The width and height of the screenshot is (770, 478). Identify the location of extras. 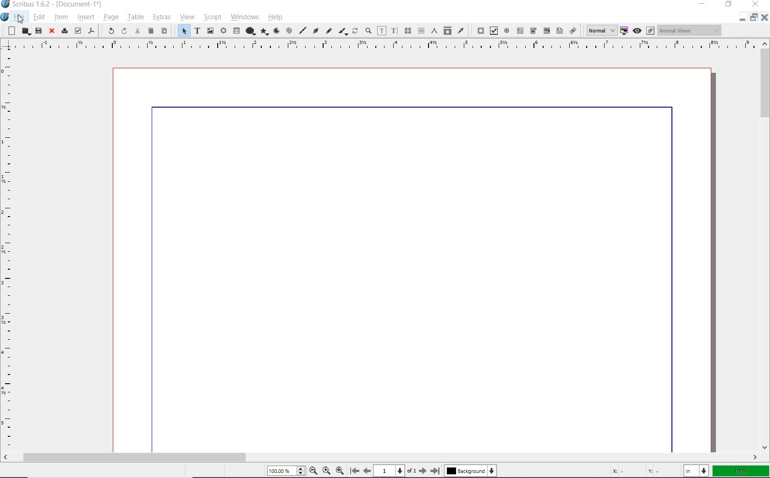
(161, 17).